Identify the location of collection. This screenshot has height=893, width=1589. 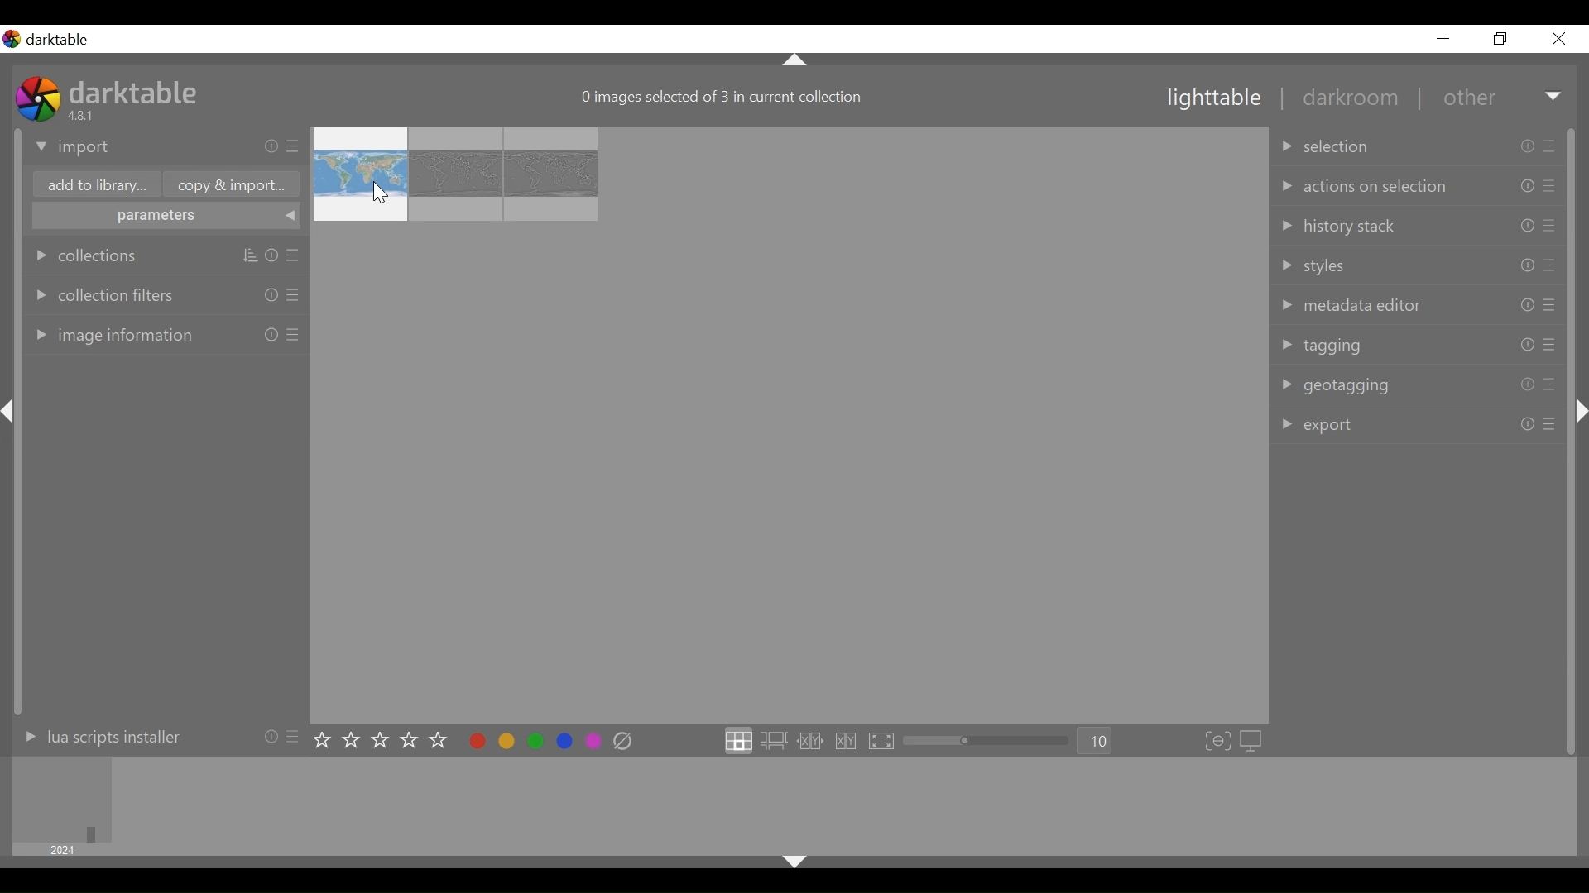
(1419, 144).